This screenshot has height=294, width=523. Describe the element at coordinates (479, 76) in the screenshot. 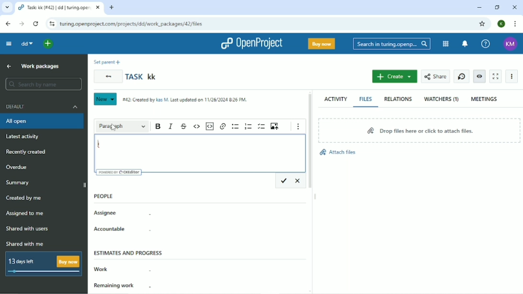

I see `Unwatch work package` at that location.